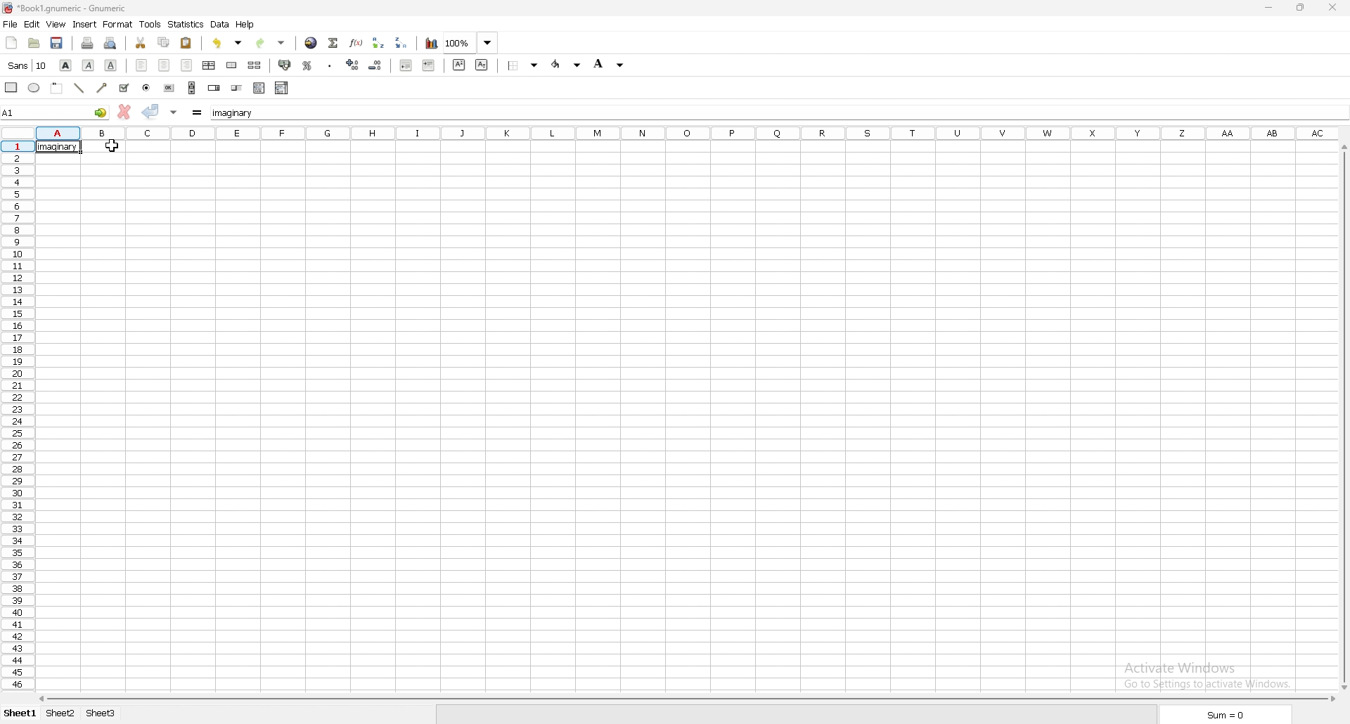 The width and height of the screenshot is (1350, 724). I want to click on cancel change, so click(124, 112).